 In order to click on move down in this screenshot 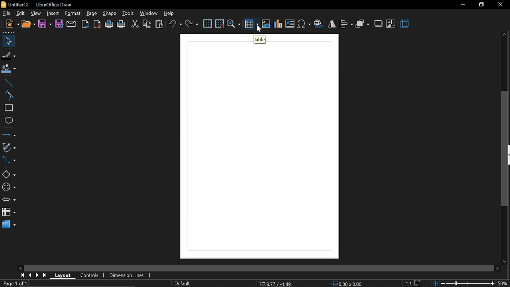, I will do `click(504, 261)`.